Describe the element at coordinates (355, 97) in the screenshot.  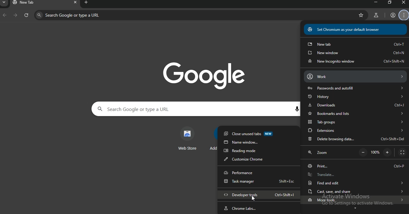
I see `history` at that location.